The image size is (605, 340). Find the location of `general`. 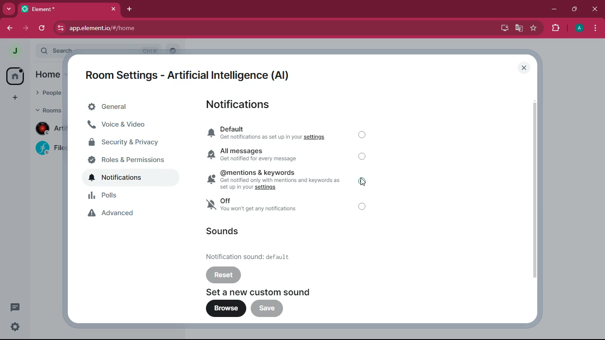

general is located at coordinates (128, 108).